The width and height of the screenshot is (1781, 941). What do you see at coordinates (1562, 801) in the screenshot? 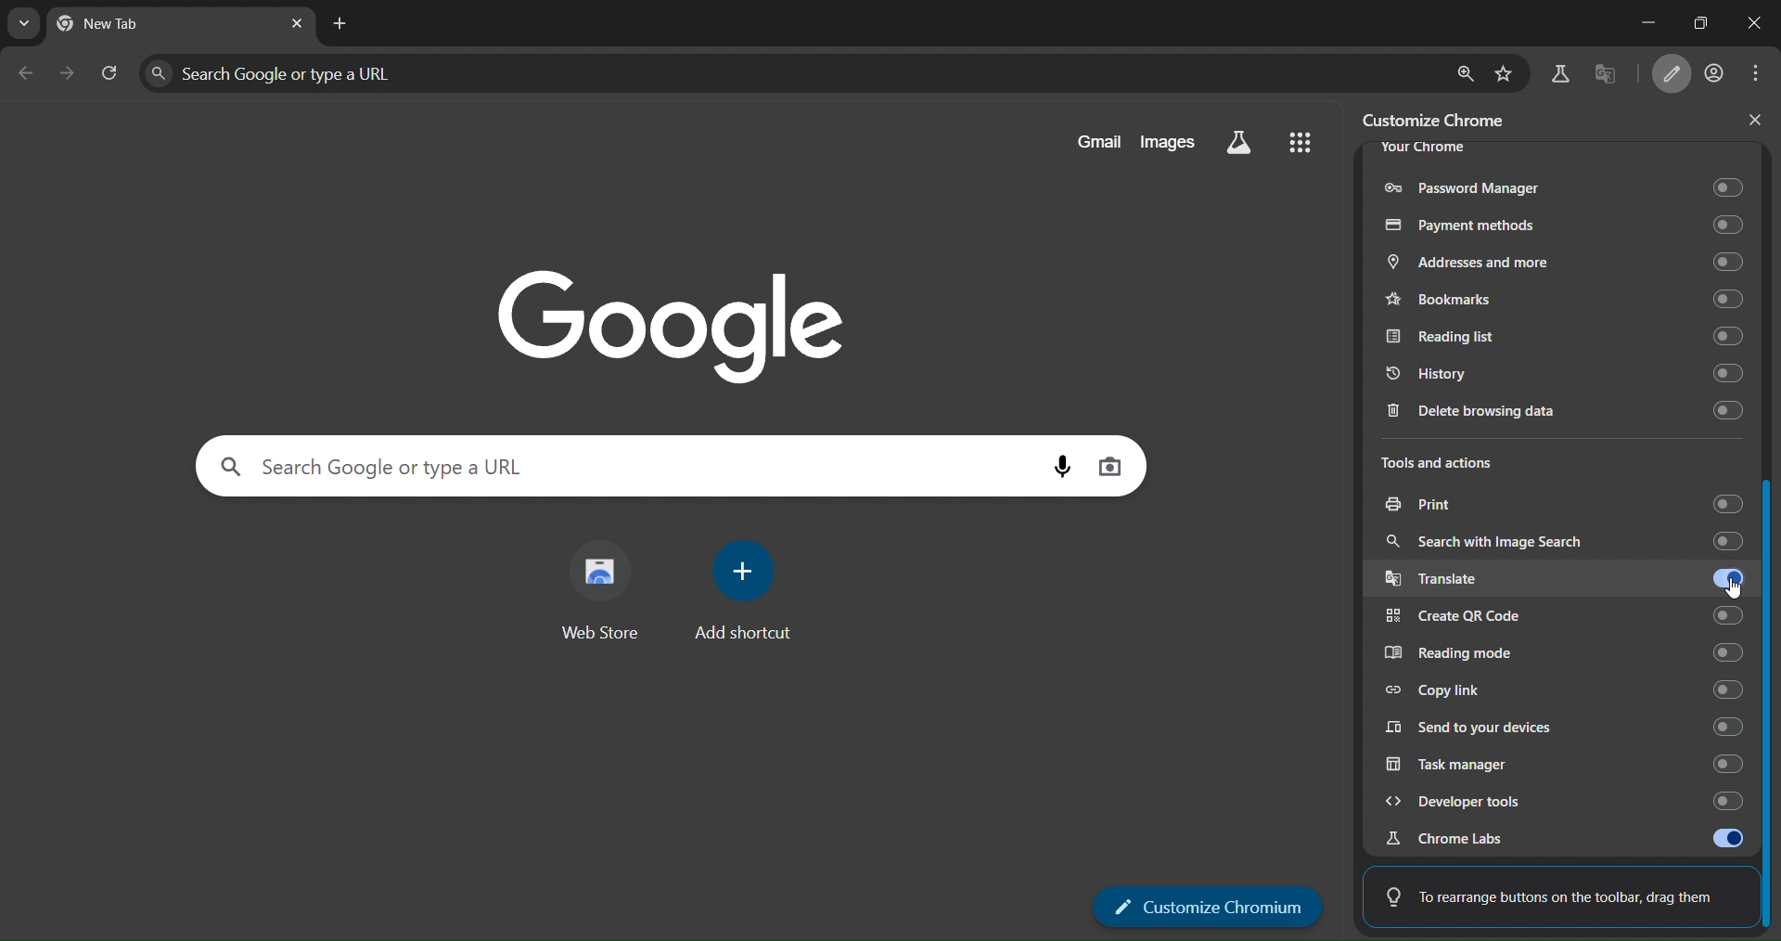
I see `developer tools` at bounding box center [1562, 801].